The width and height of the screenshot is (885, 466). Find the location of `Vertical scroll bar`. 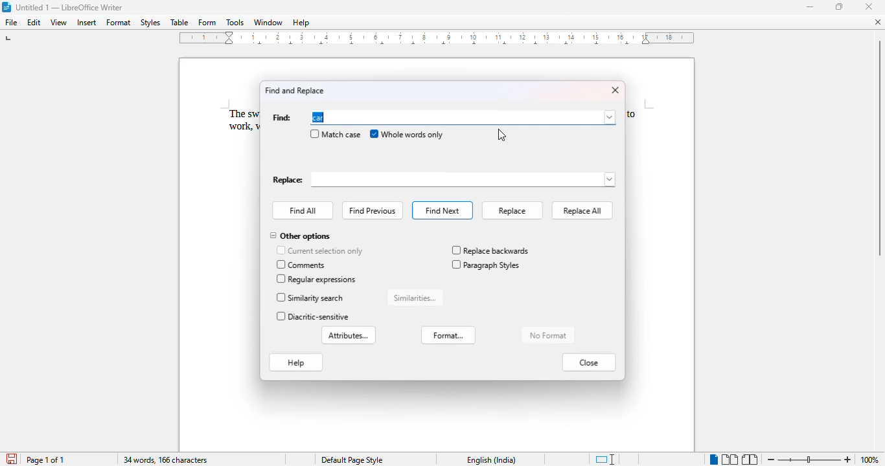

Vertical scroll bar is located at coordinates (879, 147).